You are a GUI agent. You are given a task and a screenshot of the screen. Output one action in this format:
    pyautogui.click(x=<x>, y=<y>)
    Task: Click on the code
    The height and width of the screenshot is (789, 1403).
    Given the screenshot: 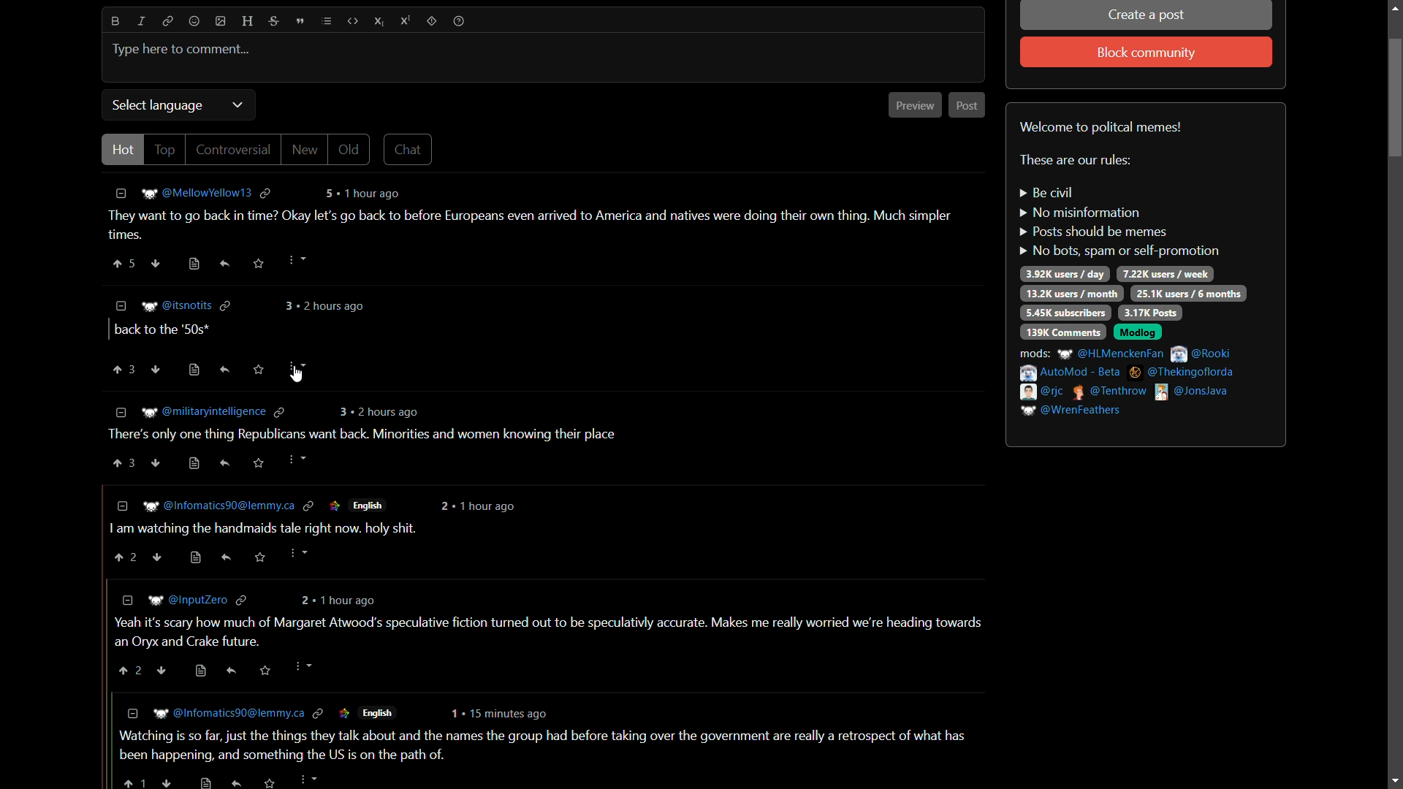 What is the action you would take?
    pyautogui.click(x=352, y=21)
    